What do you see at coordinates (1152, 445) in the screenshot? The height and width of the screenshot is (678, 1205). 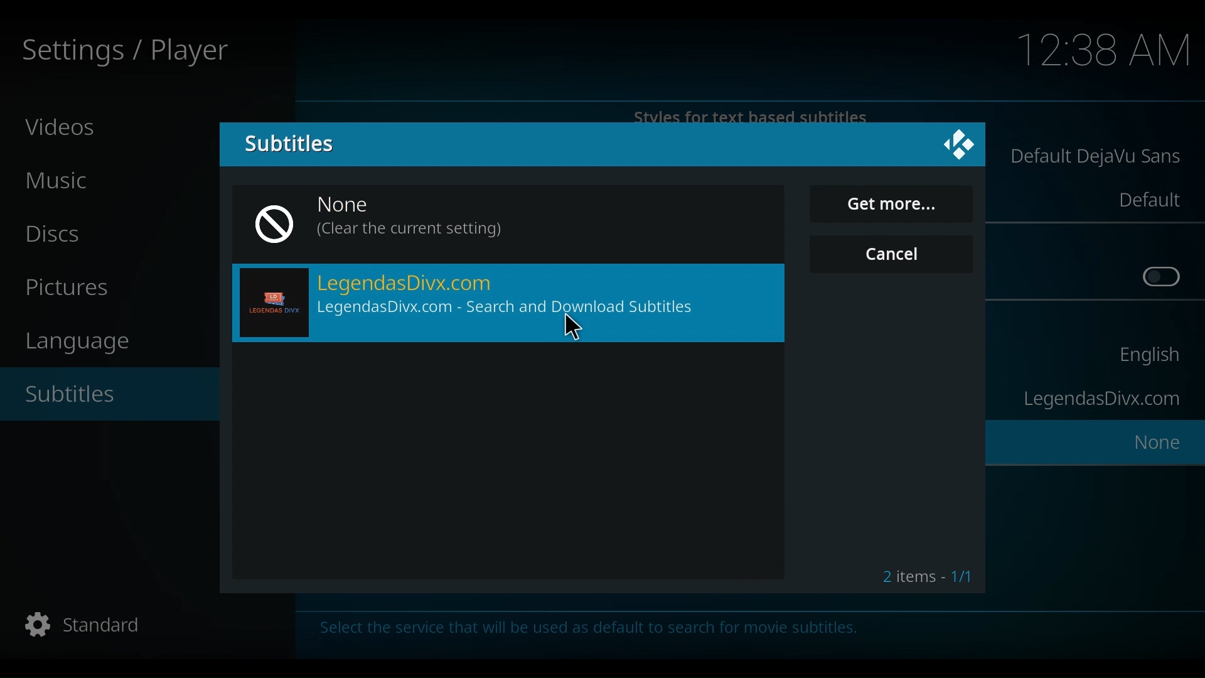 I see `None` at bounding box center [1152, 445].